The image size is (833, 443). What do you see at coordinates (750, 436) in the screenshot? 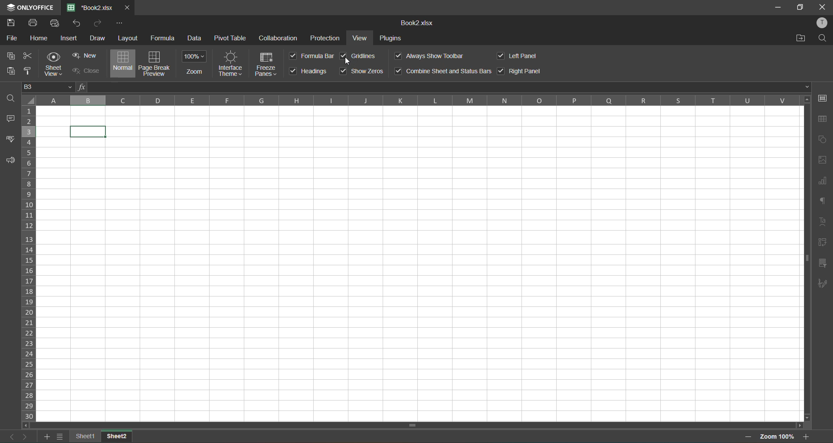
I see `zoom out` at bounding box center [750, 436].